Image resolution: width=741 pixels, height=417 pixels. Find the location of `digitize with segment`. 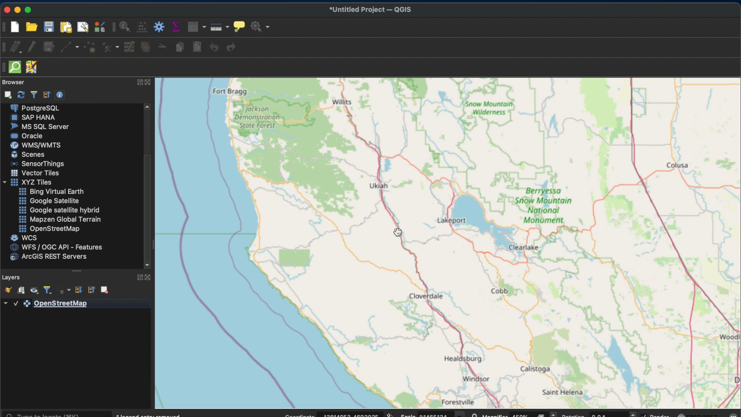

digitize with segment is located at coordinates (68, 47).